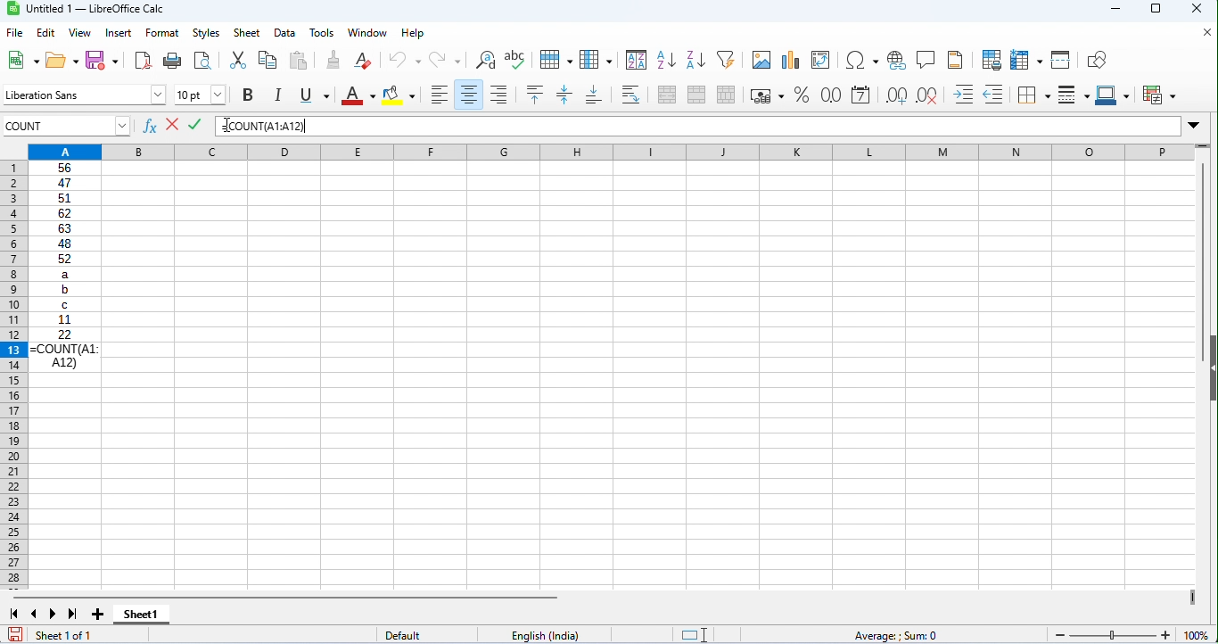  Describe the element at coordinates (65, 304) in the screenshot. I see `C` at that location.